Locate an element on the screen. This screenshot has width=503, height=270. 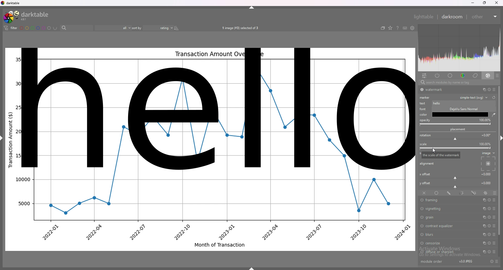
darkroom is located at coordinates (452, 17).